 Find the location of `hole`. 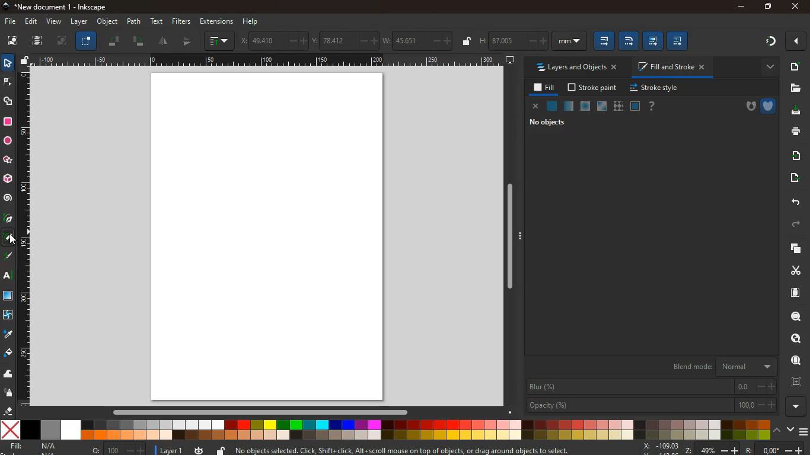

hole is located at coordinates (747, 108).